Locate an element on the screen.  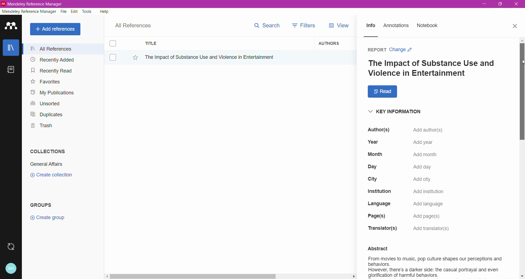
Notes is located at coordinates (12, 70).